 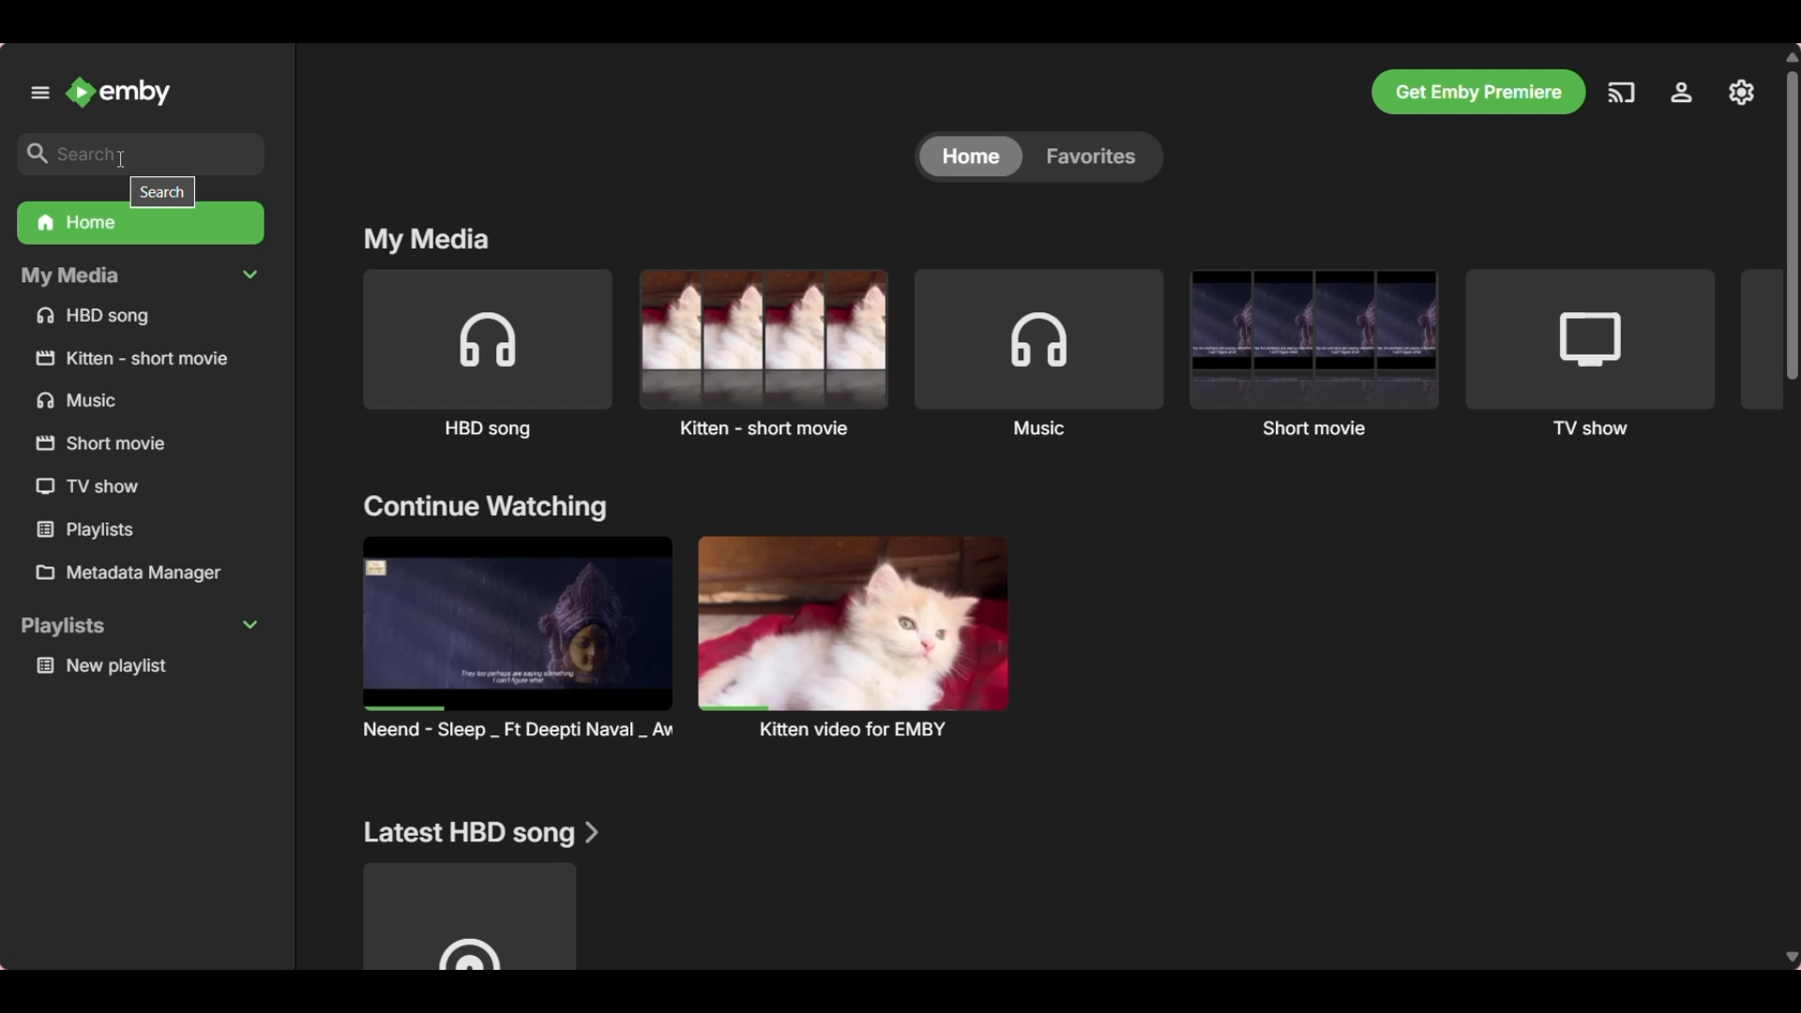 I want to click on Collapse playlists, so click(x=140, y=627).